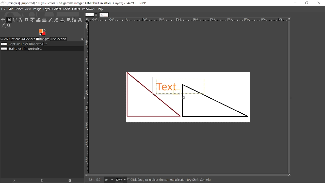 This screenshot has height=183, width=325. What do you see at coordinates (82, 39) in the screenshot?
I see `Configure this tab` at bounding box center [82, 39].